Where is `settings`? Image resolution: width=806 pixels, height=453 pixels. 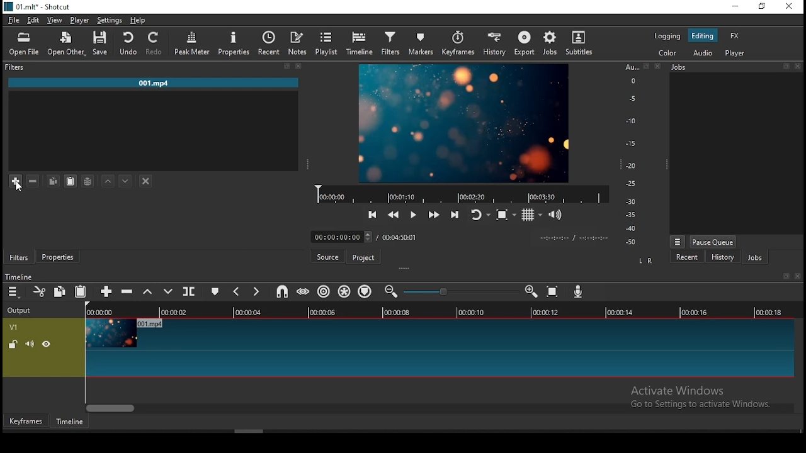 settings is located at coordinates (111, 19).